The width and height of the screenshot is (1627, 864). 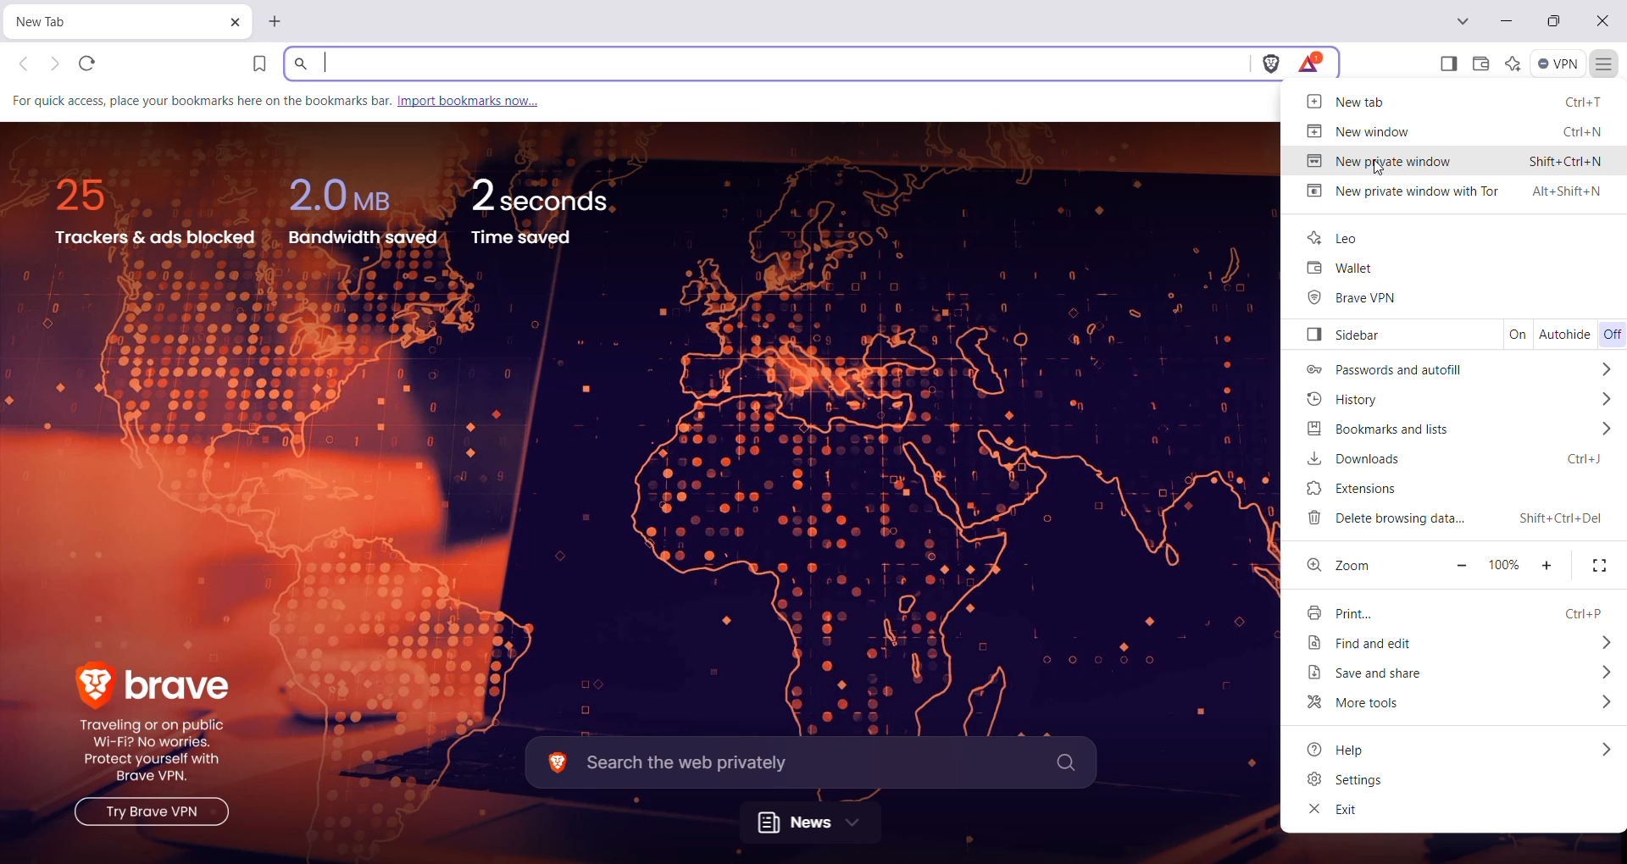 What do you see at coordinates (1459, 567) in the screenshot?
I see `Make Text smaller` at bounding box center [1459, 567].